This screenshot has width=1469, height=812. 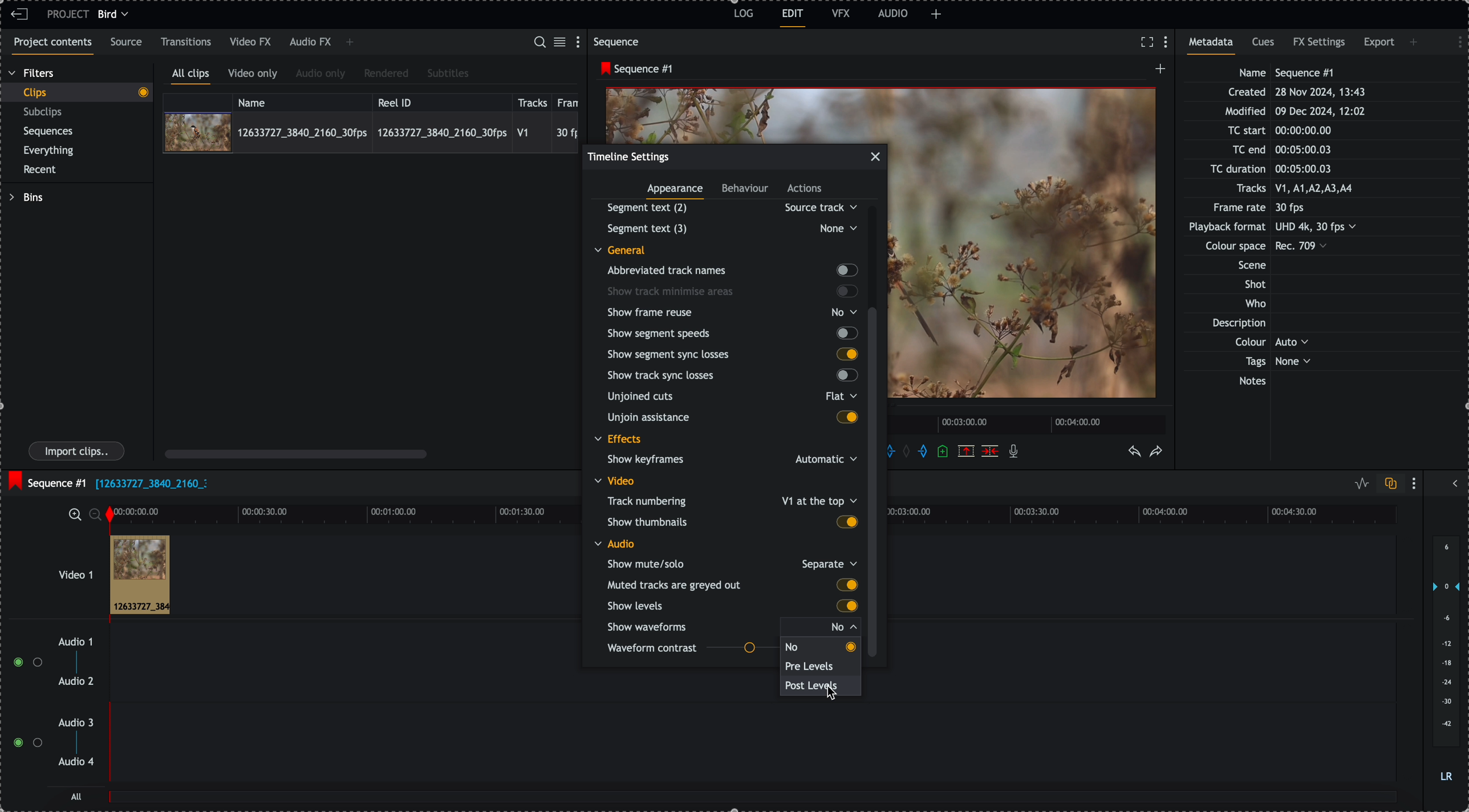 What do you see at coordinates (46, 480) in the screenshot?
I see `sequence #1` at bounding box center [46, 480].